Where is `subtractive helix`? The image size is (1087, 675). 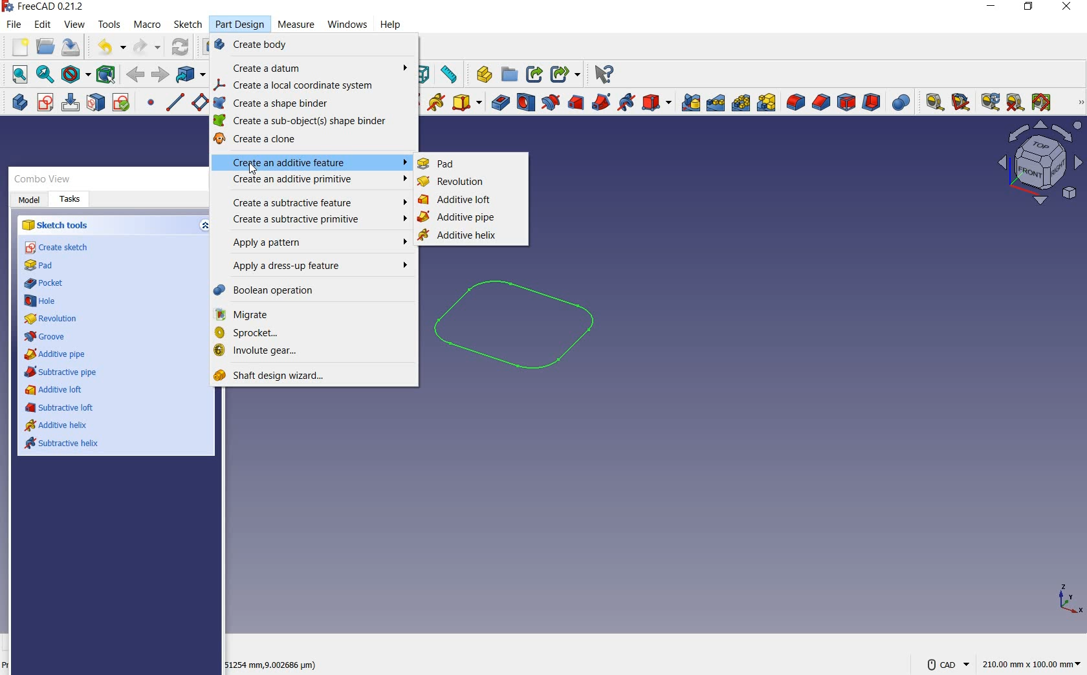 subtractive helix is located at coordinates (626, 103).